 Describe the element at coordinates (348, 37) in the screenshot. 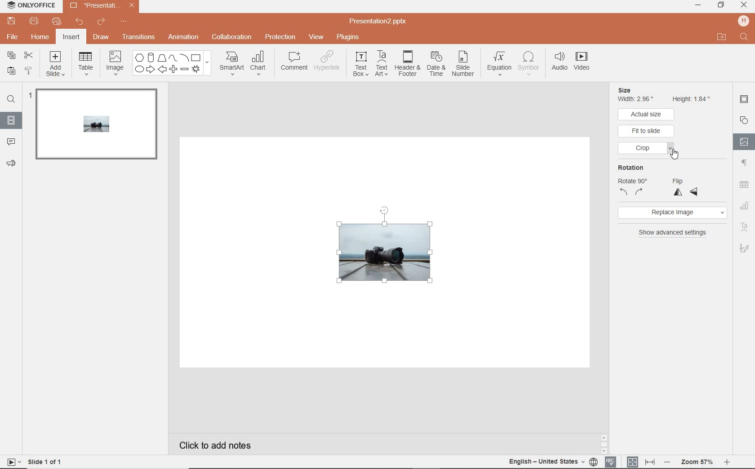

I see `plugins` at that location.